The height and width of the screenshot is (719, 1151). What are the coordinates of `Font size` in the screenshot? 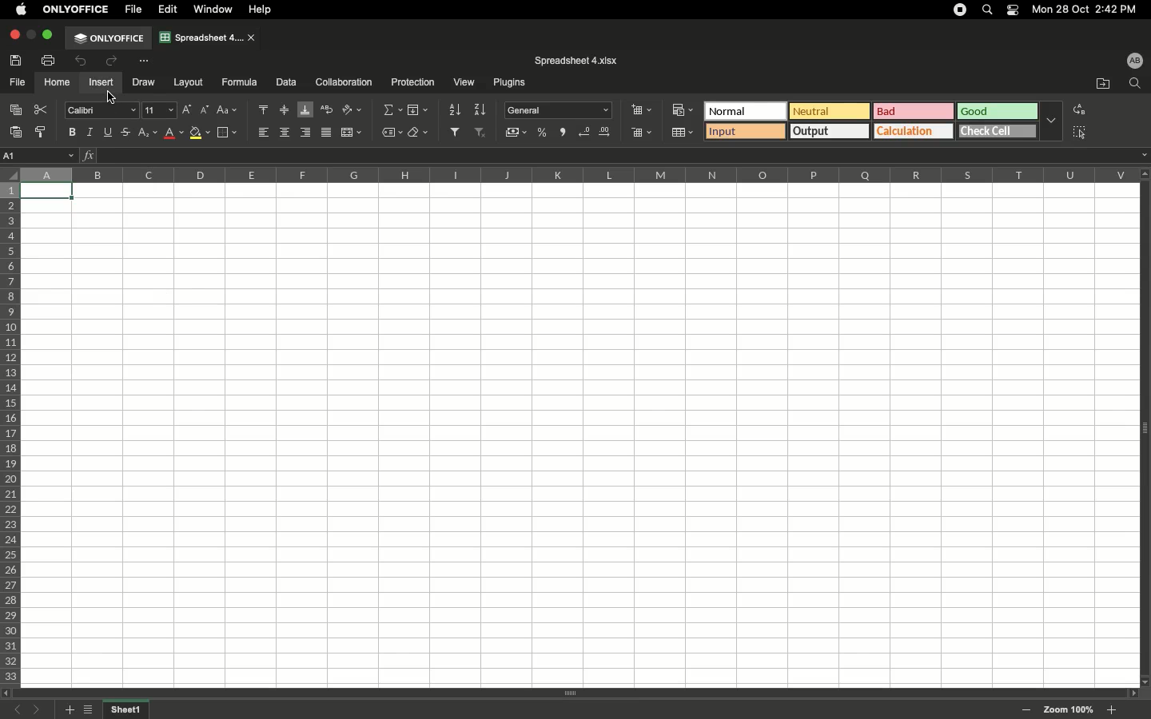 It's located at (161, 112).